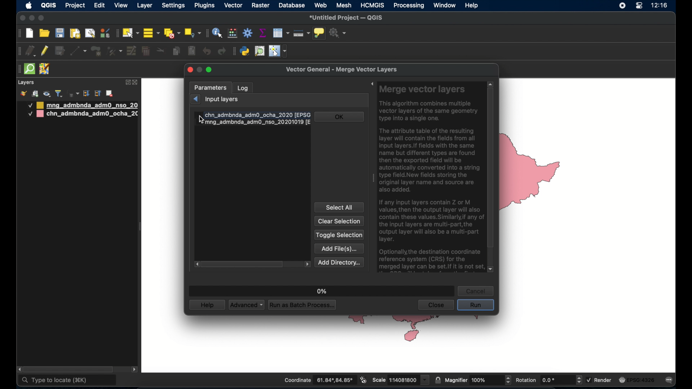 The height and width of the screenshot is (389, 692). I want to click on select by location , so click(192, 32).